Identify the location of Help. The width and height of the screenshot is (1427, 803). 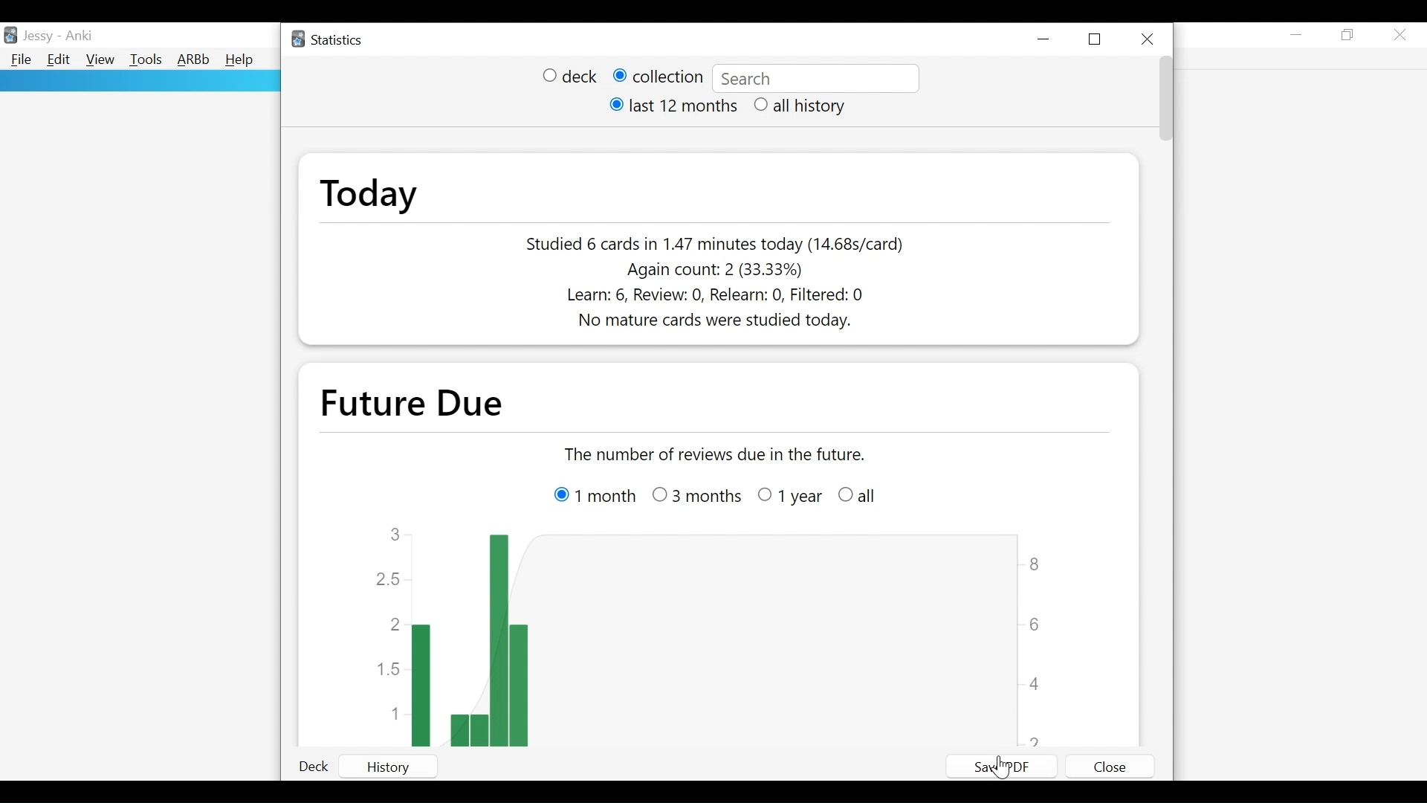
(242, 60).